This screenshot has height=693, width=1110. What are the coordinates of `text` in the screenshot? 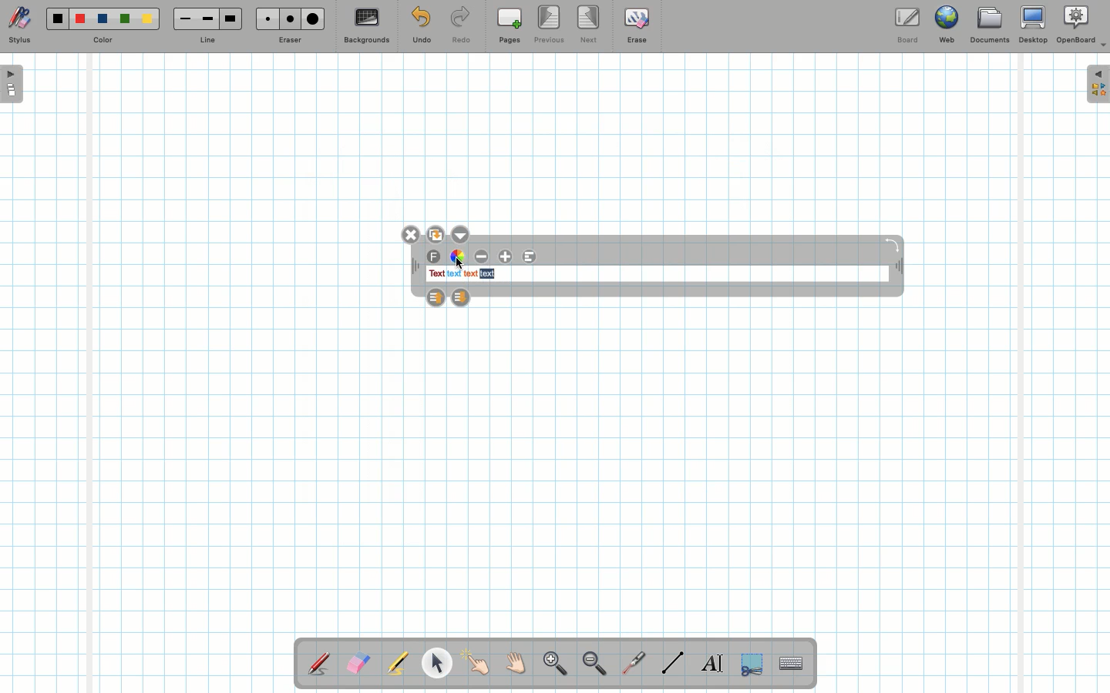 It's located at (488, 274).